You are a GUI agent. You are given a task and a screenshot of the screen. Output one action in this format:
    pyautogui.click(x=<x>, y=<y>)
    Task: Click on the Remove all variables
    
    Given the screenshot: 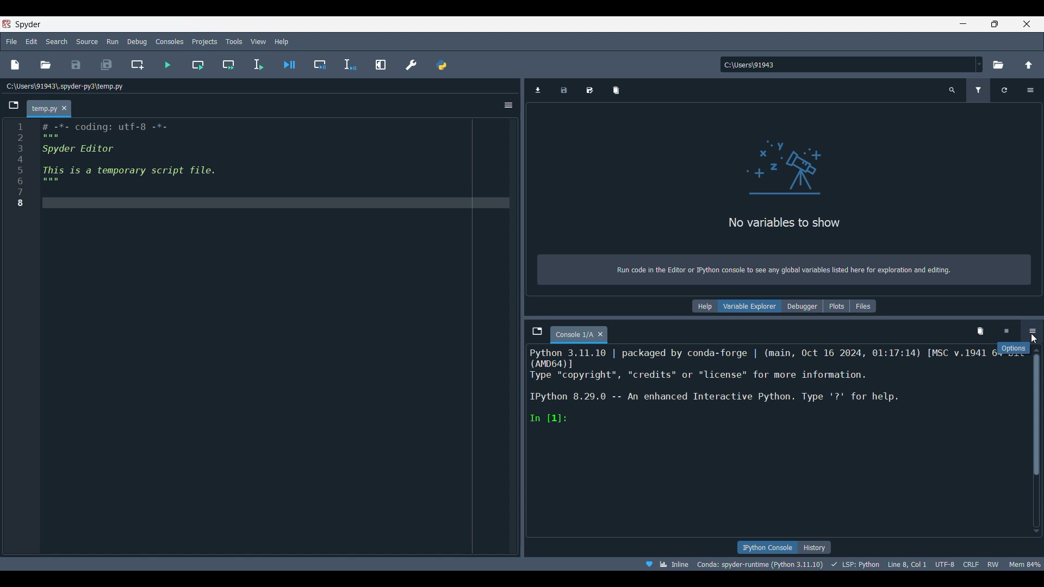 What is the action you would take?
    pyautogui.click(x=616, y=90)
    